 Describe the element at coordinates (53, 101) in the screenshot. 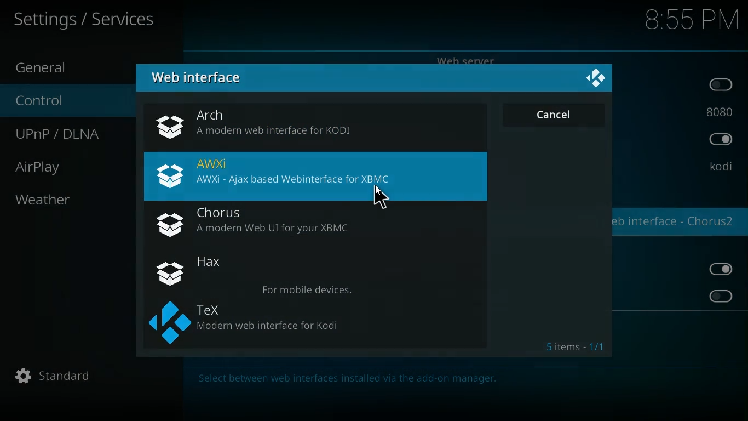

I see `control` at that location.